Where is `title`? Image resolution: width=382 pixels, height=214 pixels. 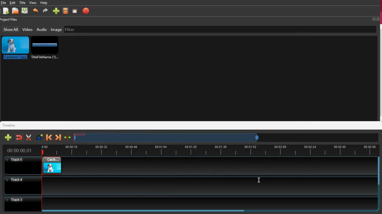 title is located at coordinates (23, 3).